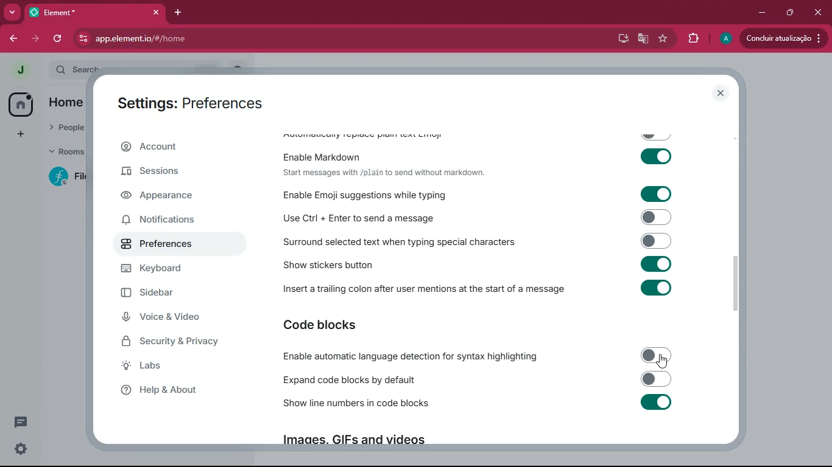 The height and width of the screenshot is (467, 832). Describe the element at coordinates (663, 40) in the screenshot. I see `favourite` at that location.